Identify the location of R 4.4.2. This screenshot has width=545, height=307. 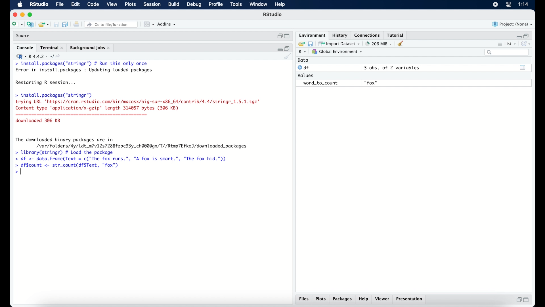
(38, 56).